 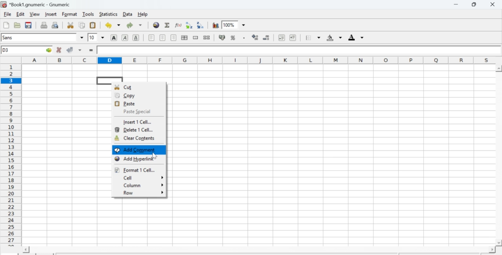 What do you see at coordinates (43, 25) in the screenshot?
I see `Print` at bounding box center [43, 25].